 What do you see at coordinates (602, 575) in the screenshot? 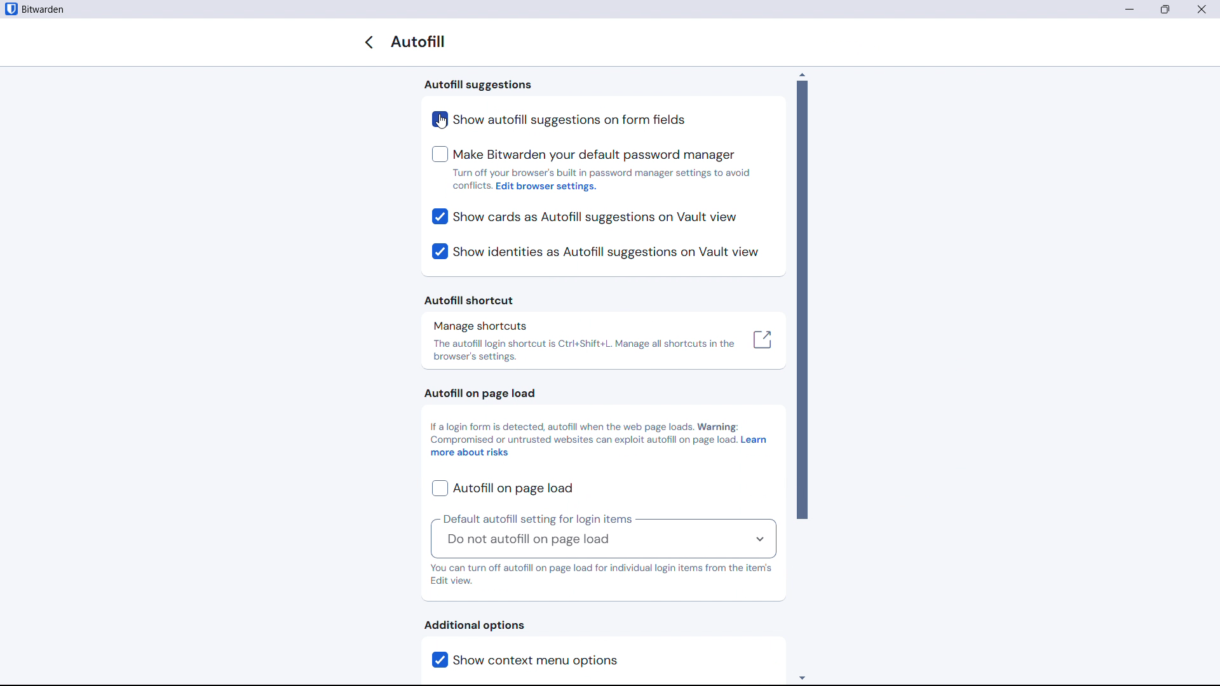
I see `You can turn off auto fill on page load for individual login items from the items edit view` at bounding box center [602, 575].